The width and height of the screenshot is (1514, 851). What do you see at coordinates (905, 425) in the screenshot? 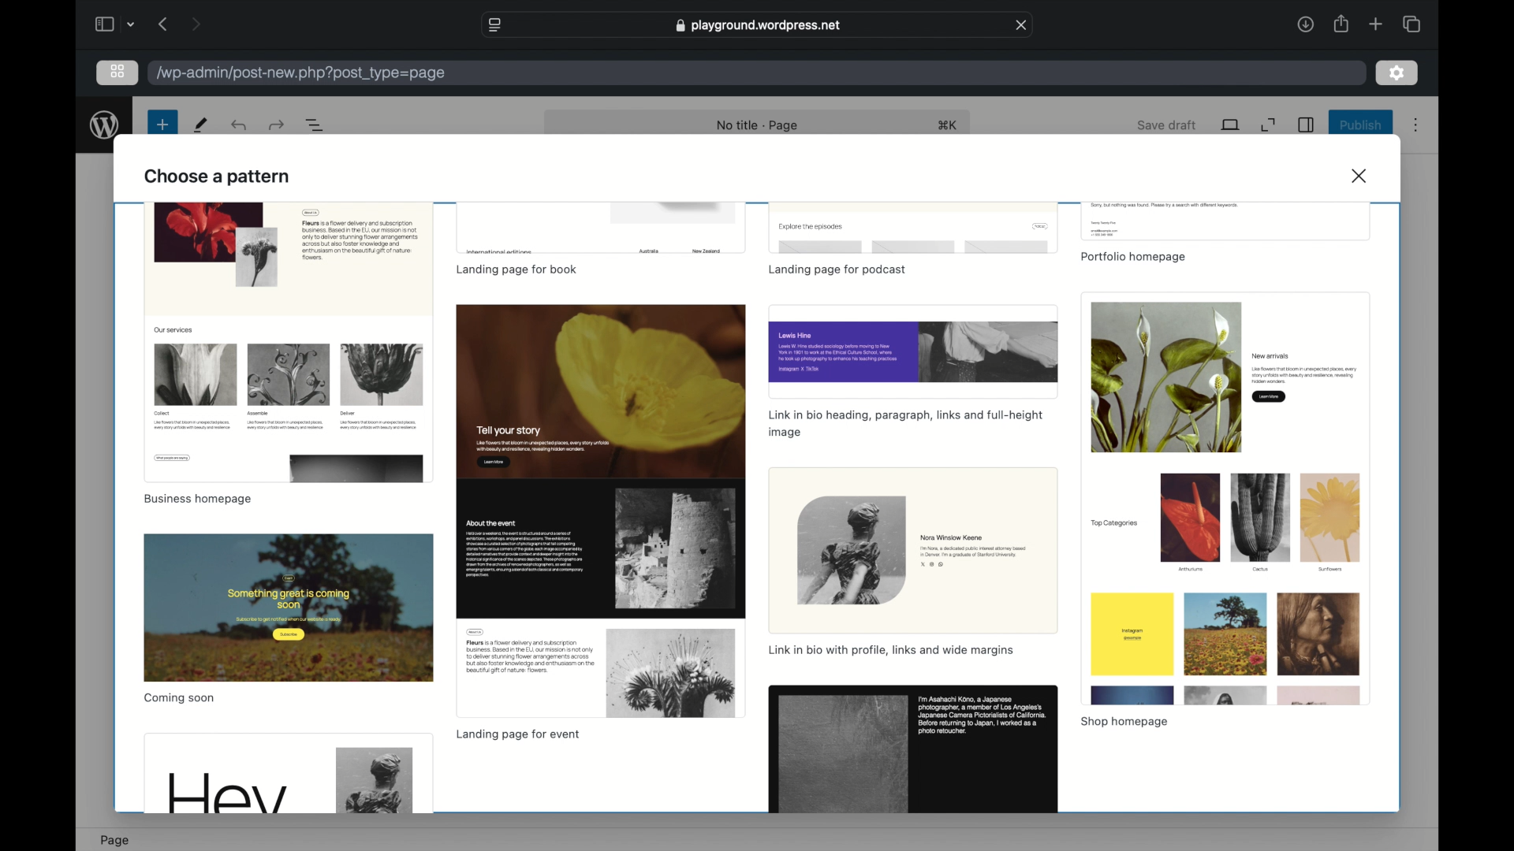
I see `template name` at bounding box center [905, 425].